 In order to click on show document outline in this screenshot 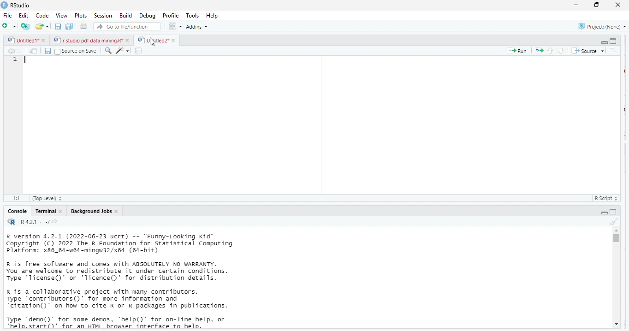, I will do `click(614, 51)`.